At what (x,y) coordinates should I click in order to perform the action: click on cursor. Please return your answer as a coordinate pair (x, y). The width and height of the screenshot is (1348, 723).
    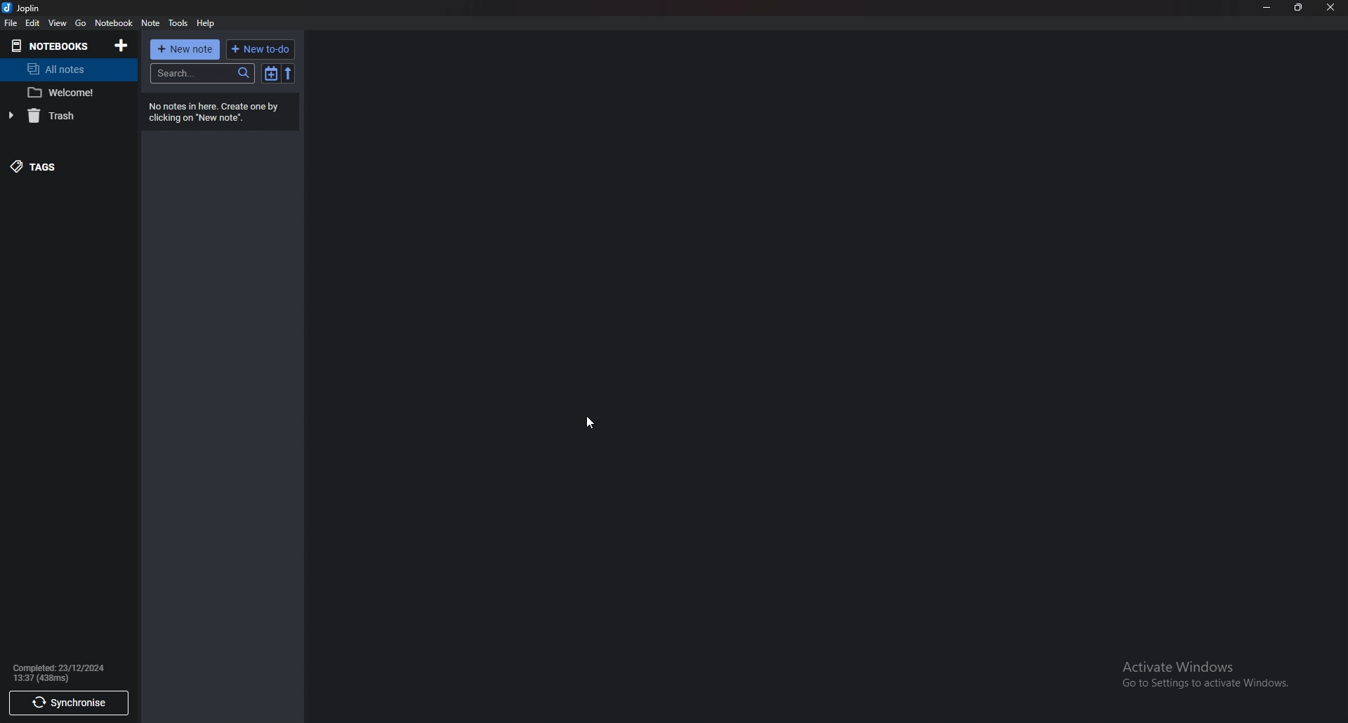
    Looking at the image, I should click on (590, 420).